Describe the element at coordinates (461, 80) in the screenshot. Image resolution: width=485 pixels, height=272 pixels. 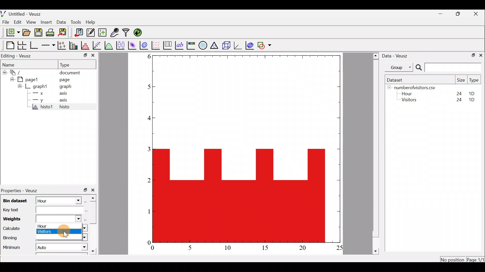
I see `Size` at that location.